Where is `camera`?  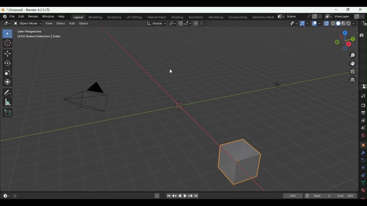 camera is located at coordinates (84, 100).